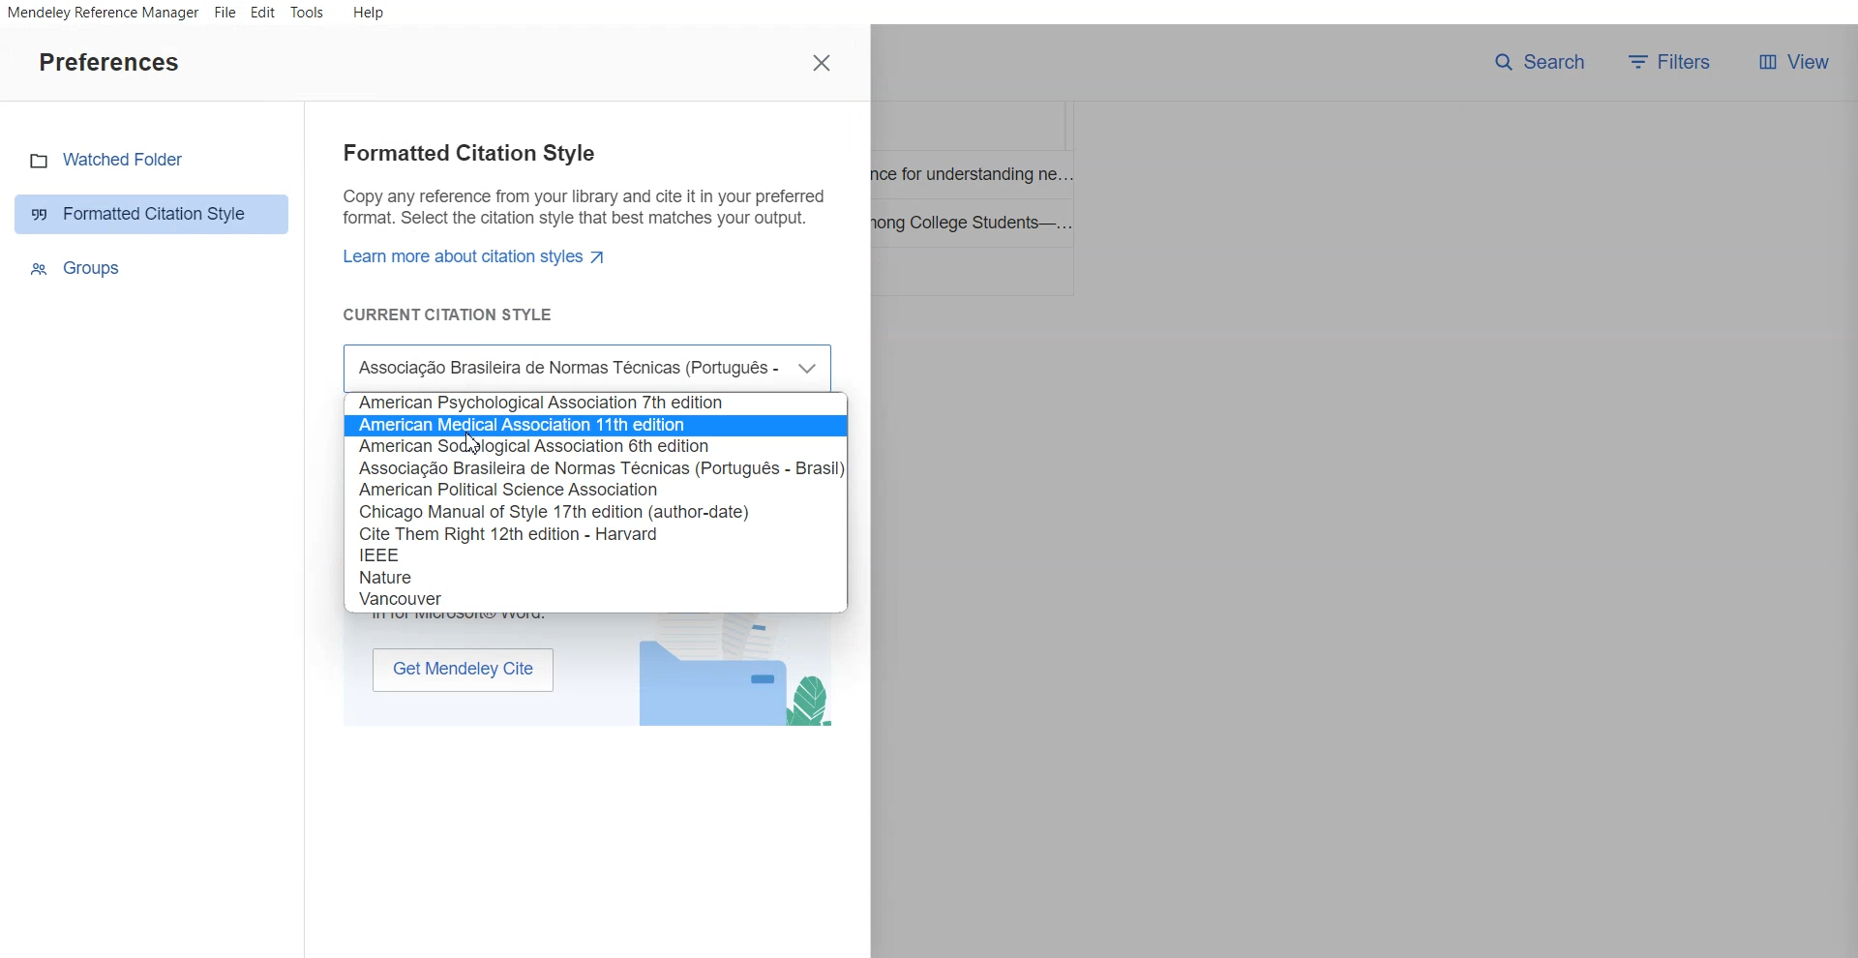 The width and height of the screenshot is (1858, 958). Describe the element at coordinates (600, 467) in the screenshot. I see `Citation` at that location.